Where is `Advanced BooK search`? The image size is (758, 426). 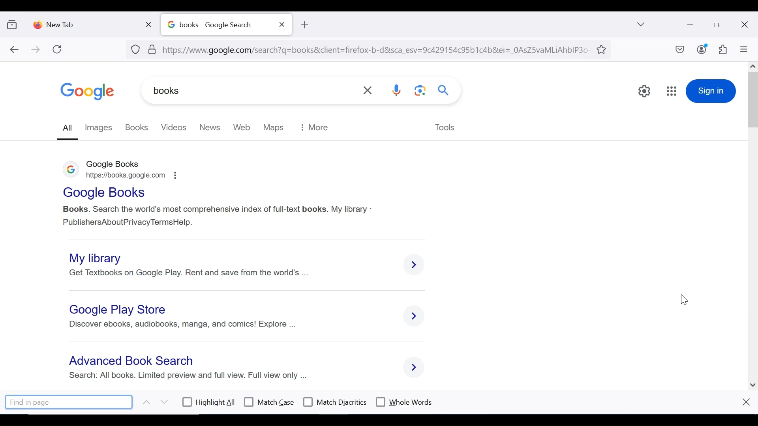
Advanced BooK search is located at coordinates (133, 361).